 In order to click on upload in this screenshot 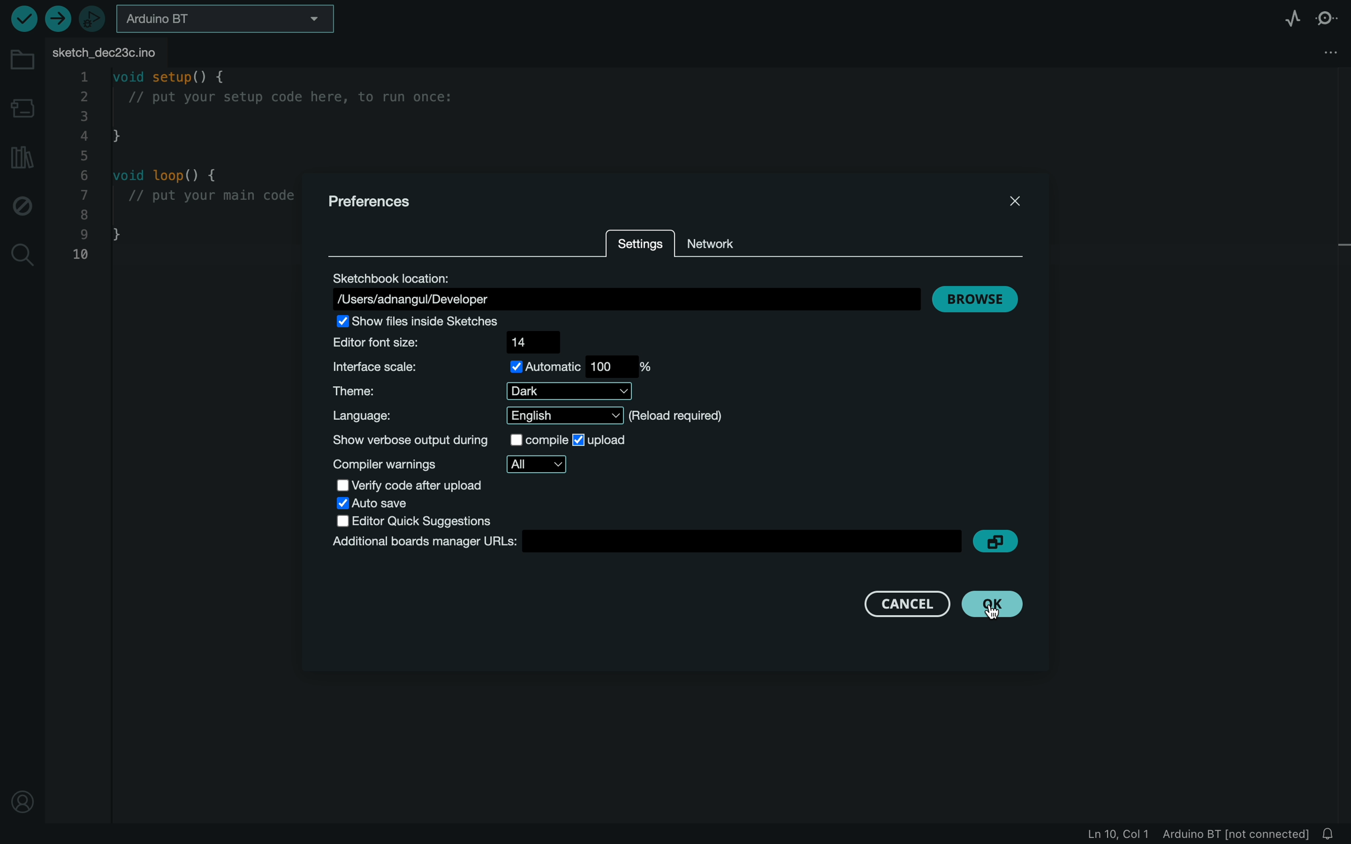, I will do `click(59, 18)`.